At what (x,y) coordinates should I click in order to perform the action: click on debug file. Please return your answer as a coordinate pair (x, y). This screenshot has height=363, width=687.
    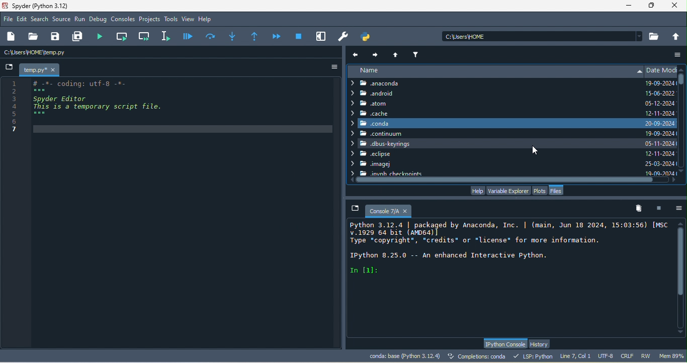
    Looking at the image, I should click on (188, 36).